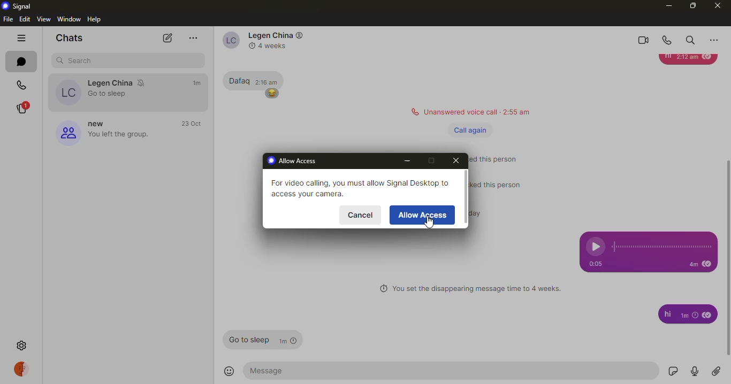 This screenshot has width=731, height=384. I want to click on emoji, so click(271, 94).